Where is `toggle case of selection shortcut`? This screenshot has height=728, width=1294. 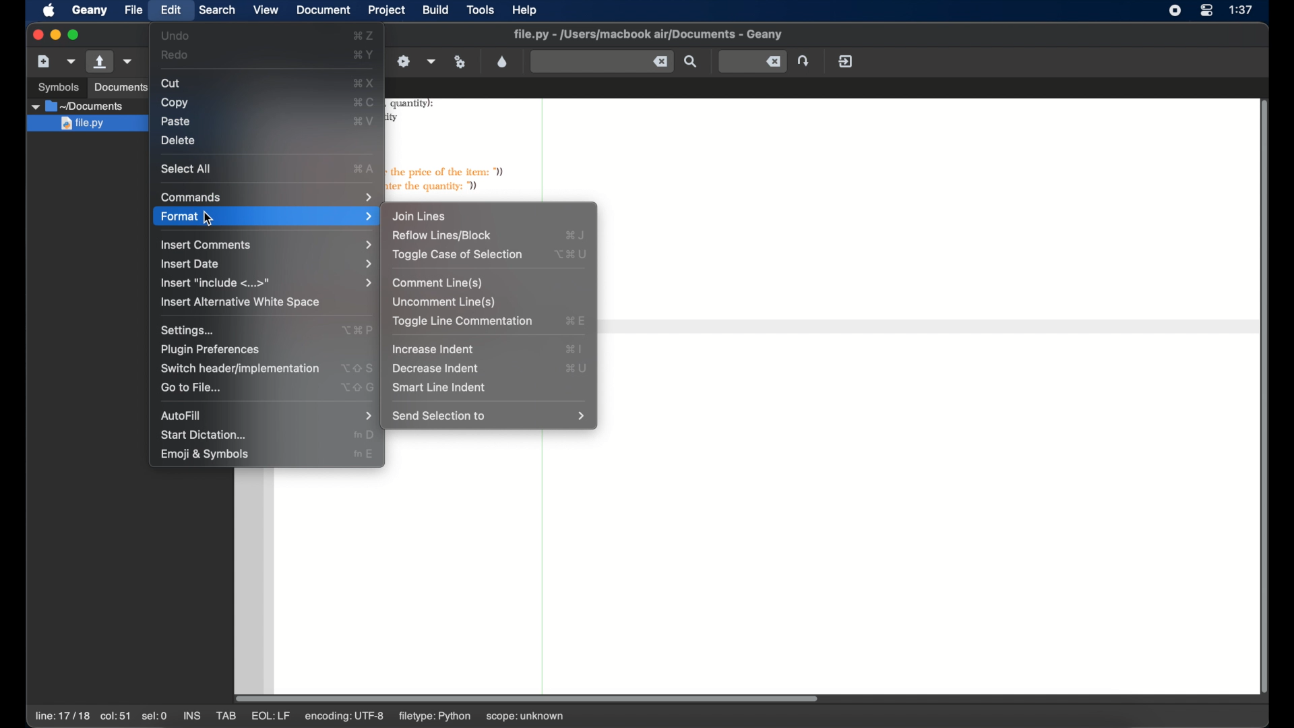 toggle case of selection shortcut is located at coordinates (570, 254).